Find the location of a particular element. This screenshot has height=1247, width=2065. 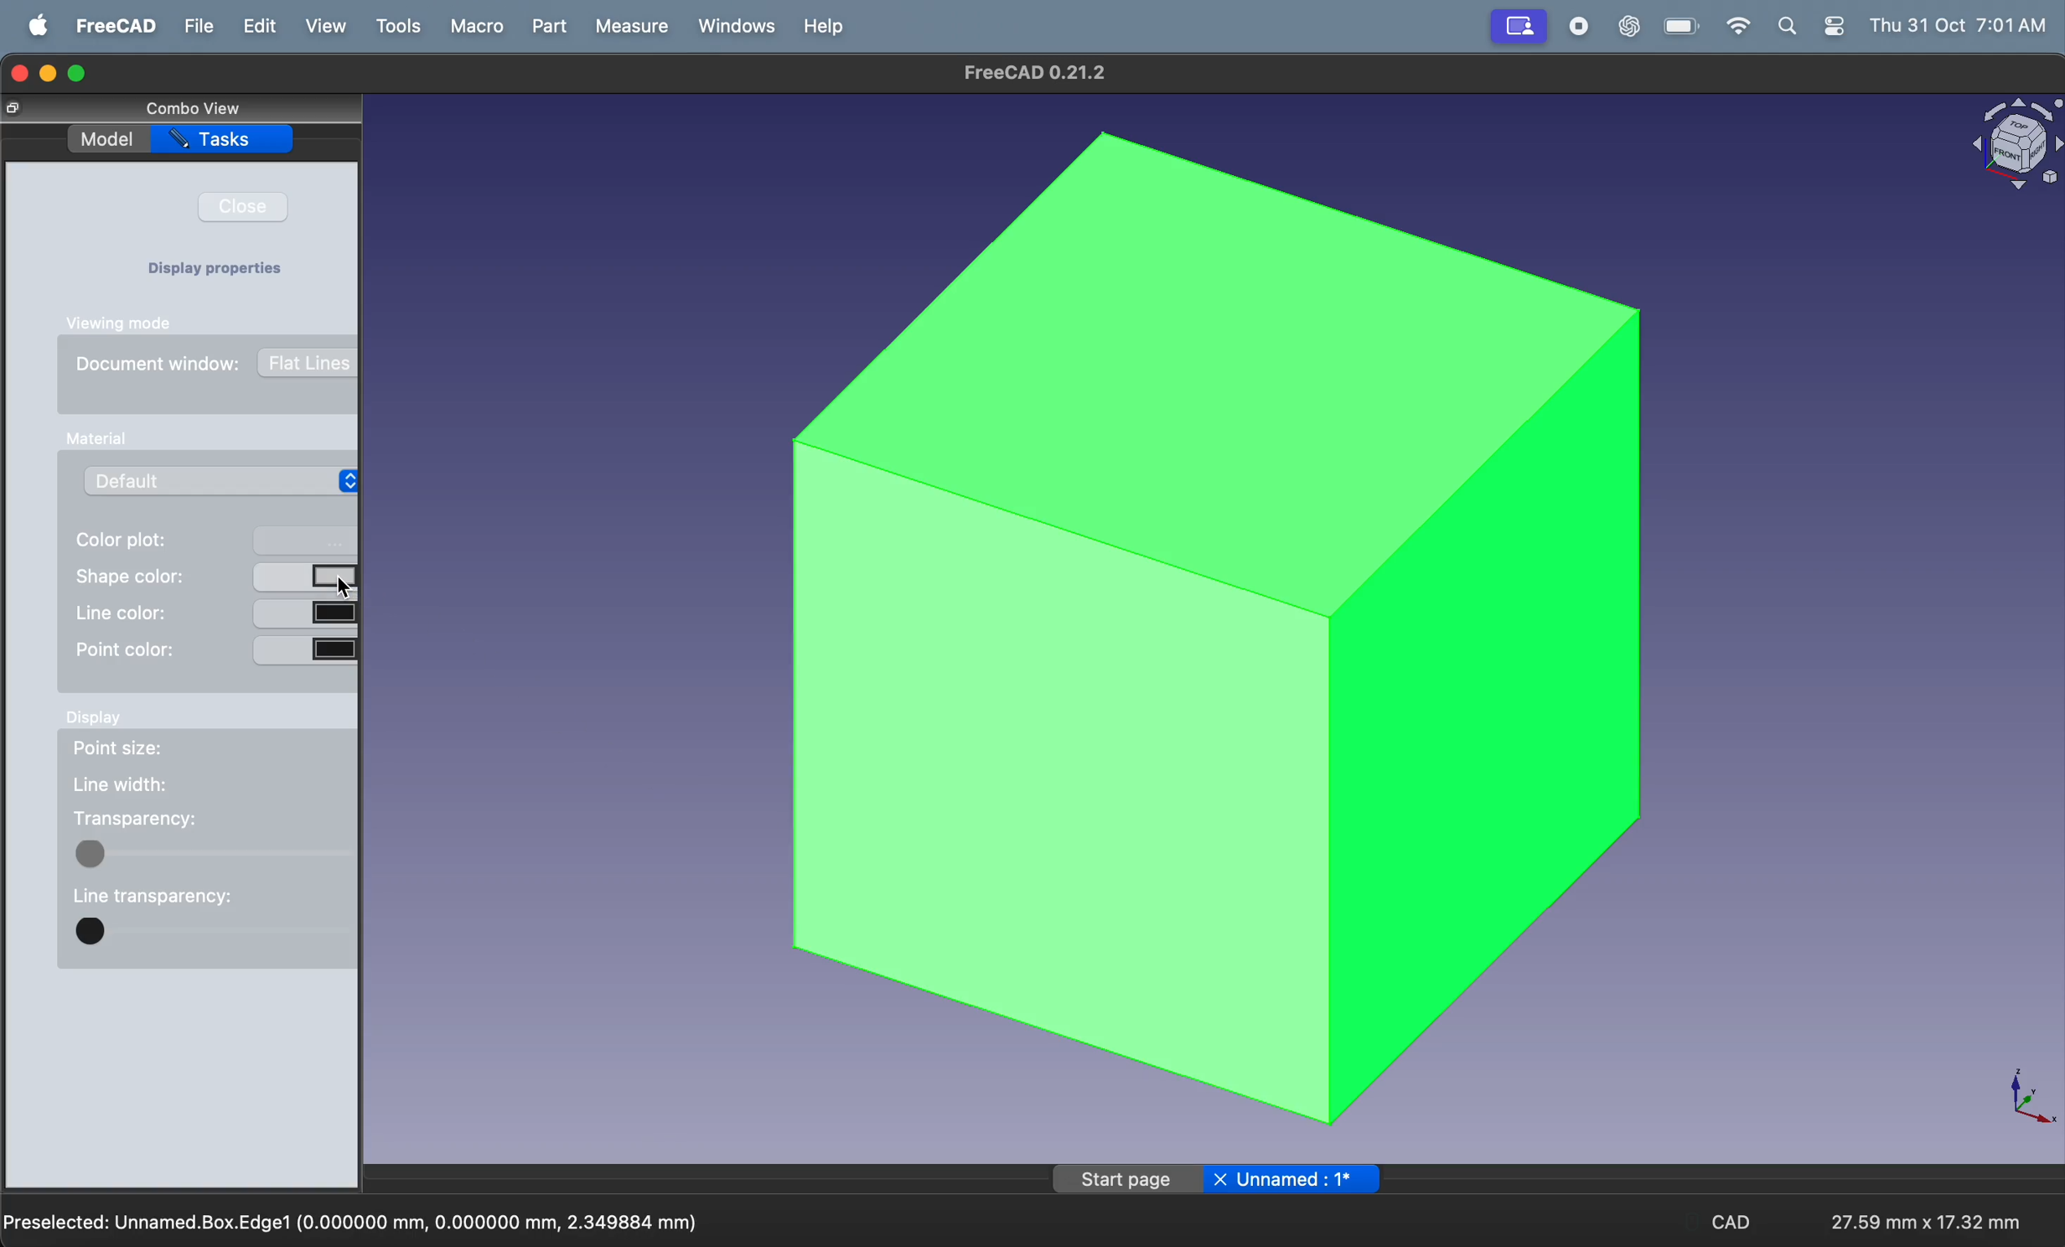

Thu 31 oct 7.01 Am is located at coordinates (1961, 26).